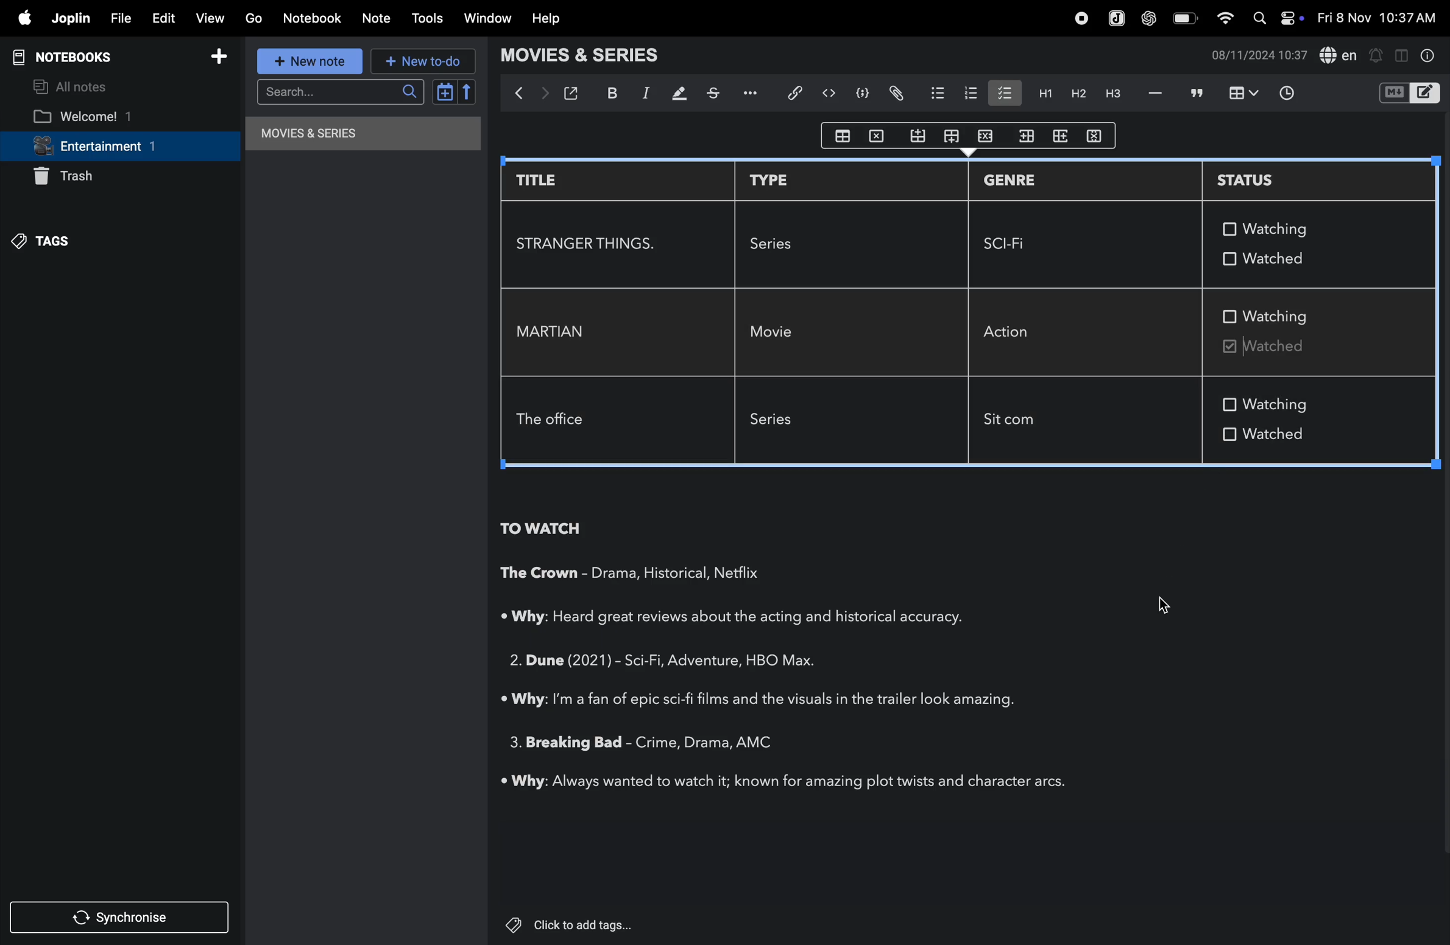 This screenshot has height=945, width=1450. What do you see at coordinates (451, 92) in the screenshot?
I see `calendar` at bounding box center [451, 92].